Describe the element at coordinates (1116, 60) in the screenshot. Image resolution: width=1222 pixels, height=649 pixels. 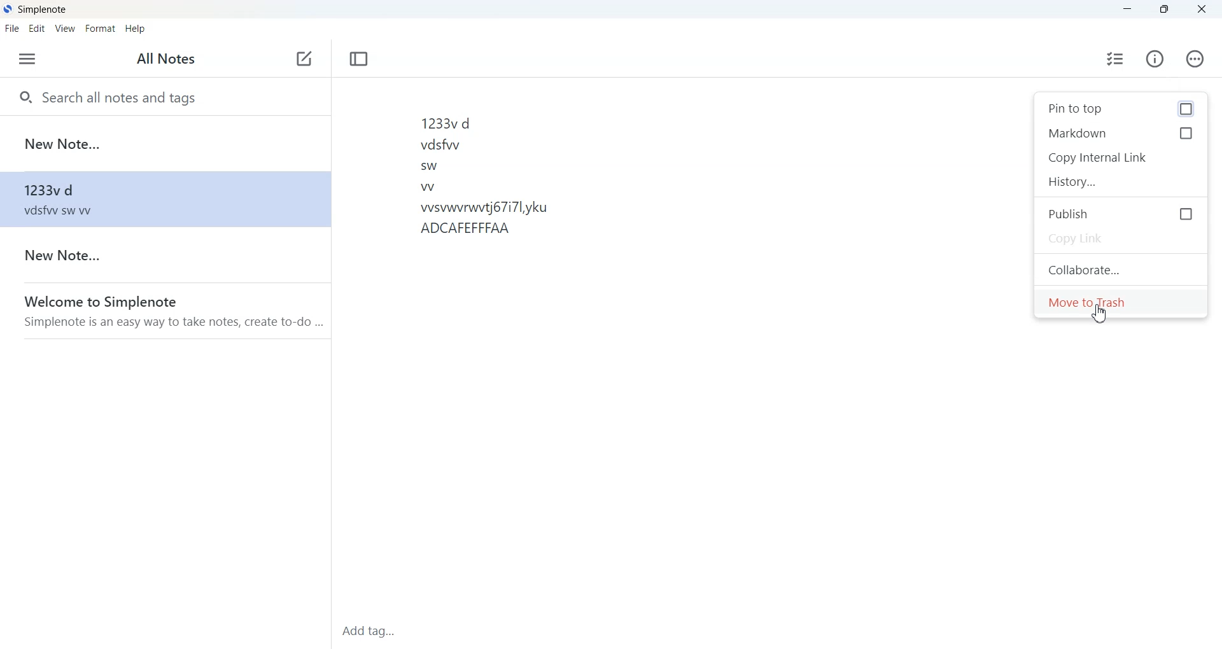
I see `Insert Checklist` at that location.